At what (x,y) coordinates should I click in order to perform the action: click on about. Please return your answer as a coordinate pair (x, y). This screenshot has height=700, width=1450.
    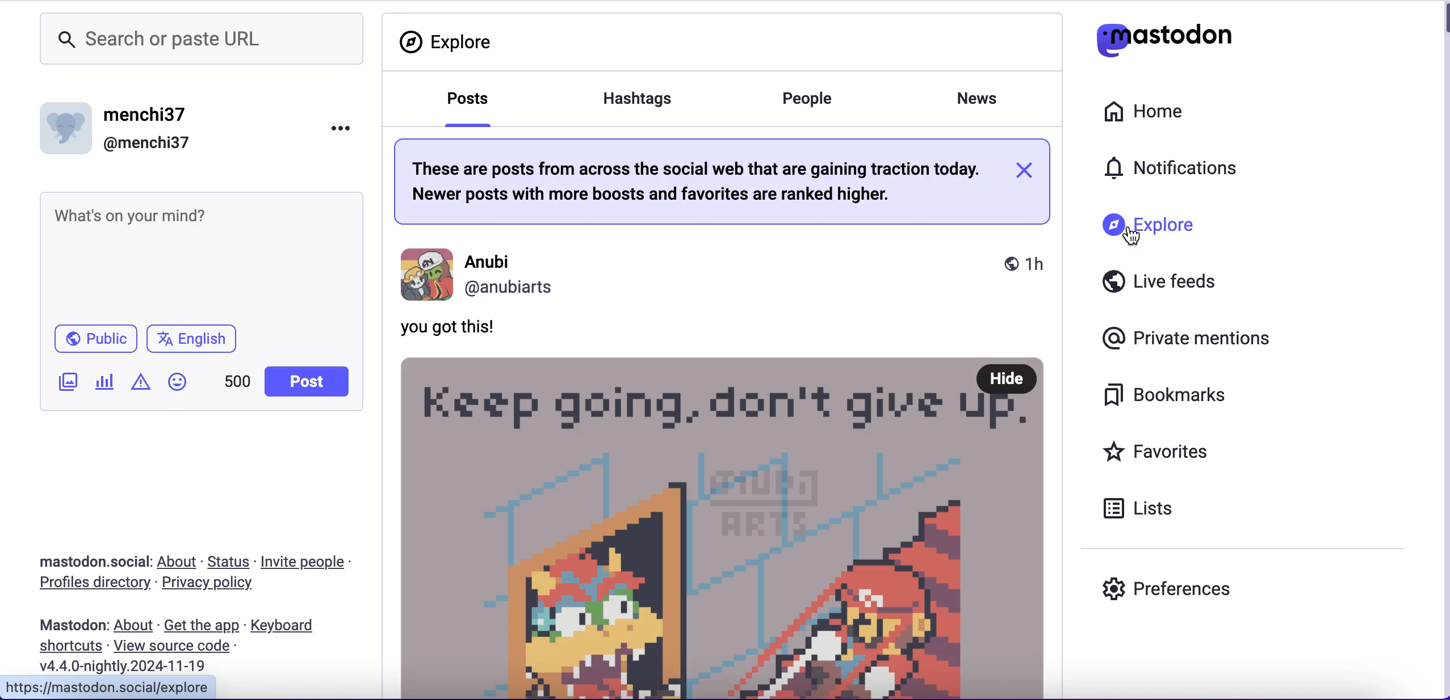
    Looking at the image, I should click on (178, 563).